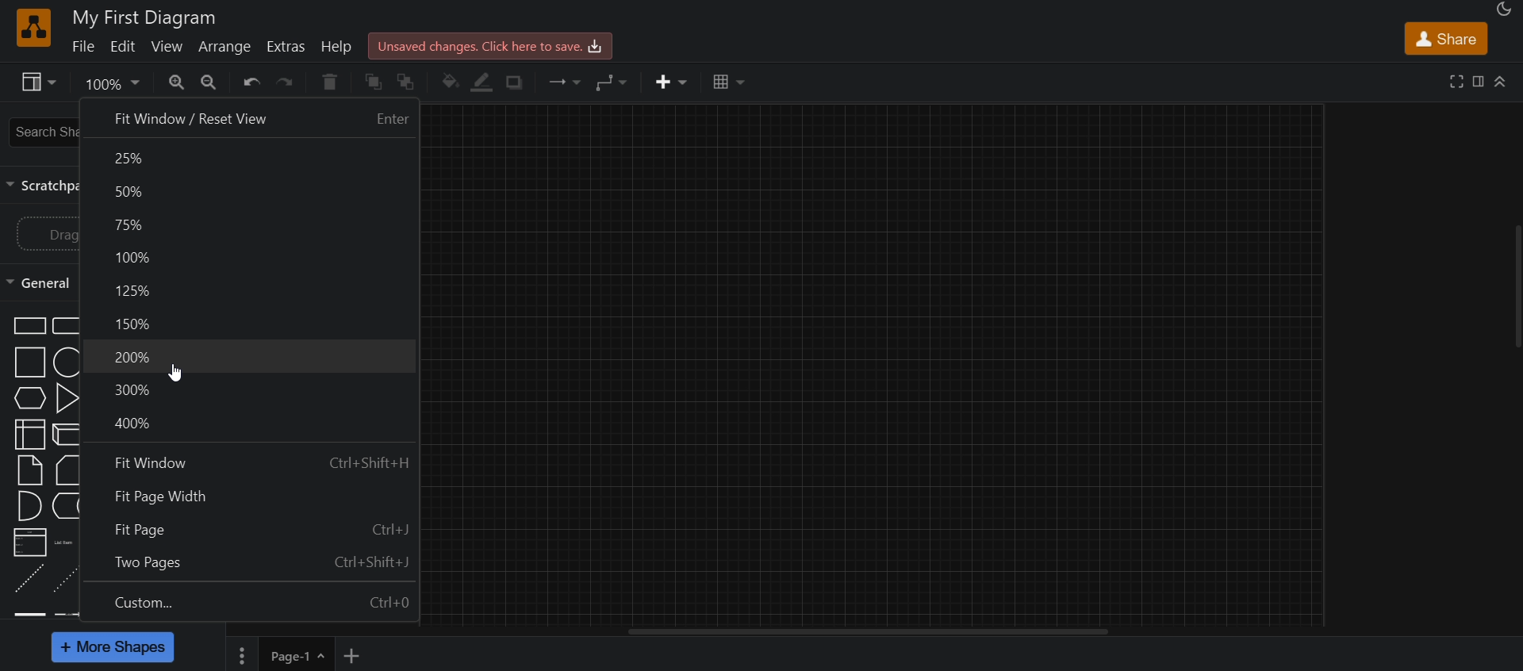 The width and height of the screenshot is (1523, 671). Describe the element at coordinates (45, 135) in the screenshot. I see `search` at that location.